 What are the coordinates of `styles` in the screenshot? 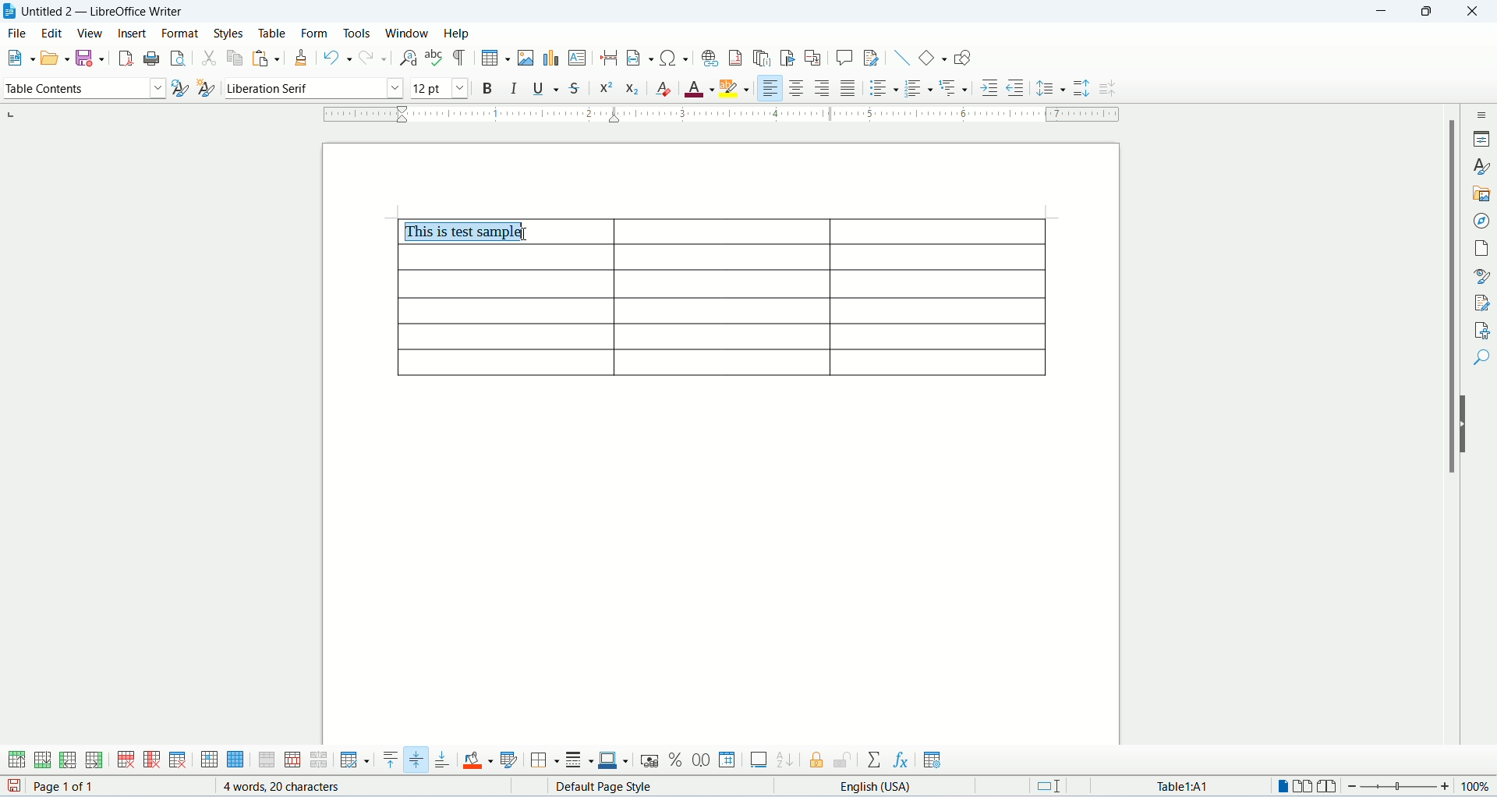 It's located at (232, 32).